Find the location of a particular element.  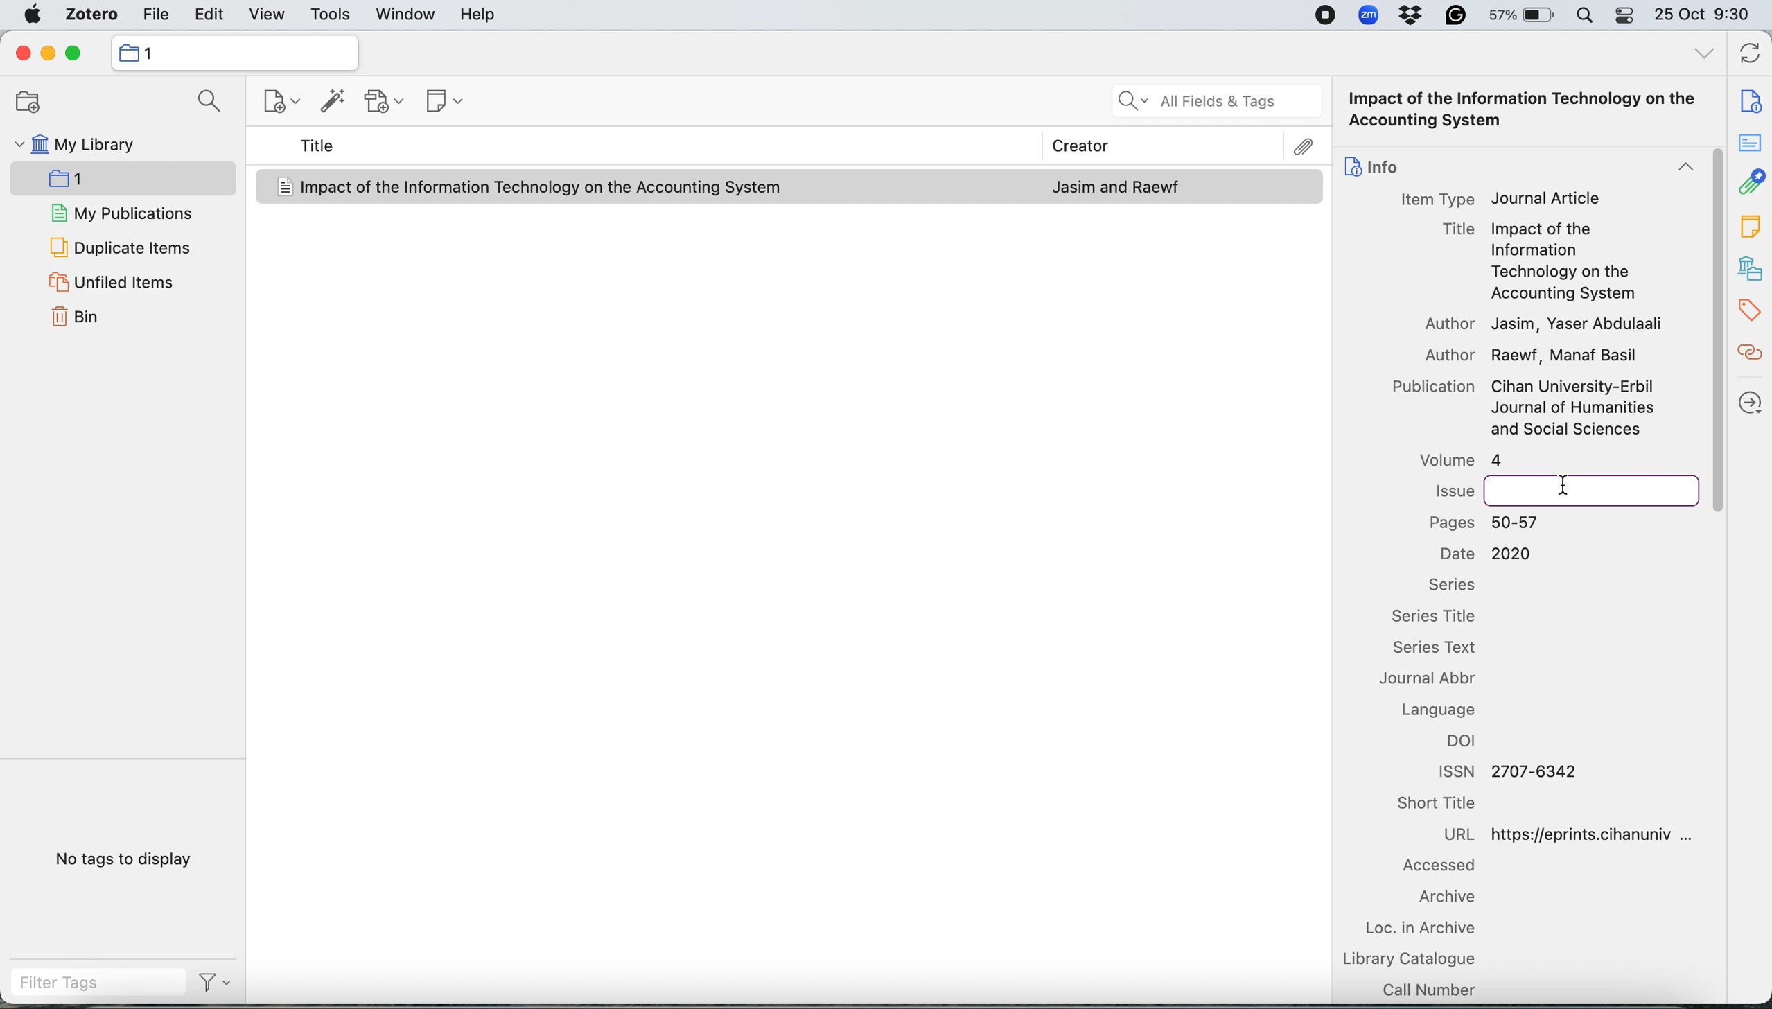

zotero is located at coordinates (91, 15).